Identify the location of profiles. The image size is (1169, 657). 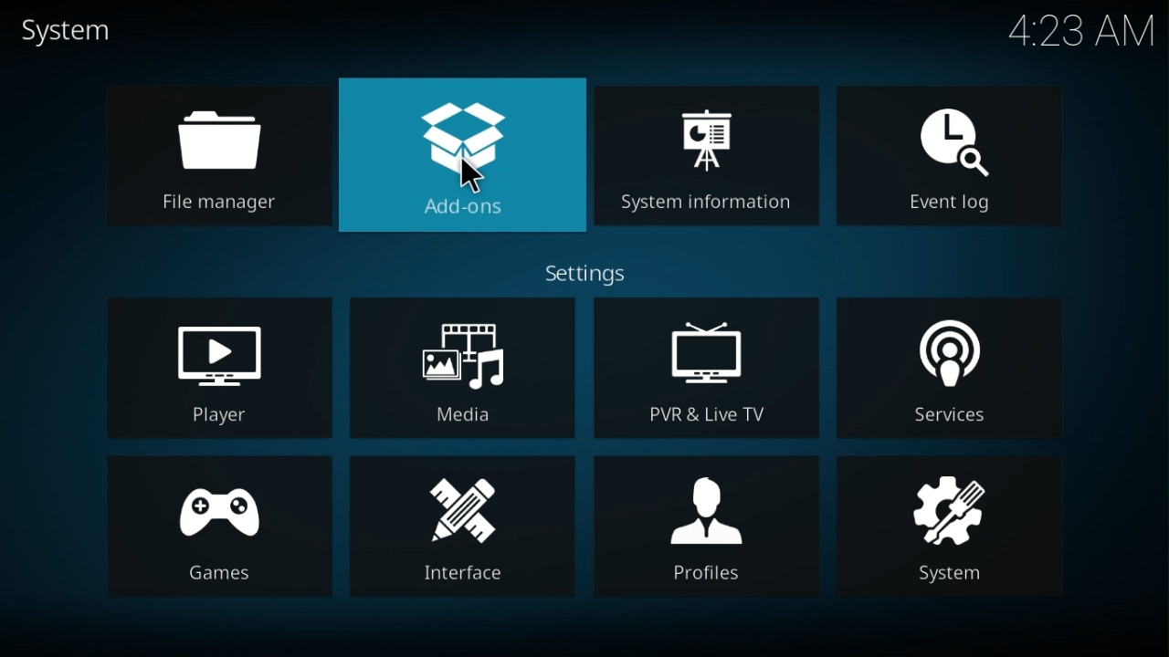
(702, 524).